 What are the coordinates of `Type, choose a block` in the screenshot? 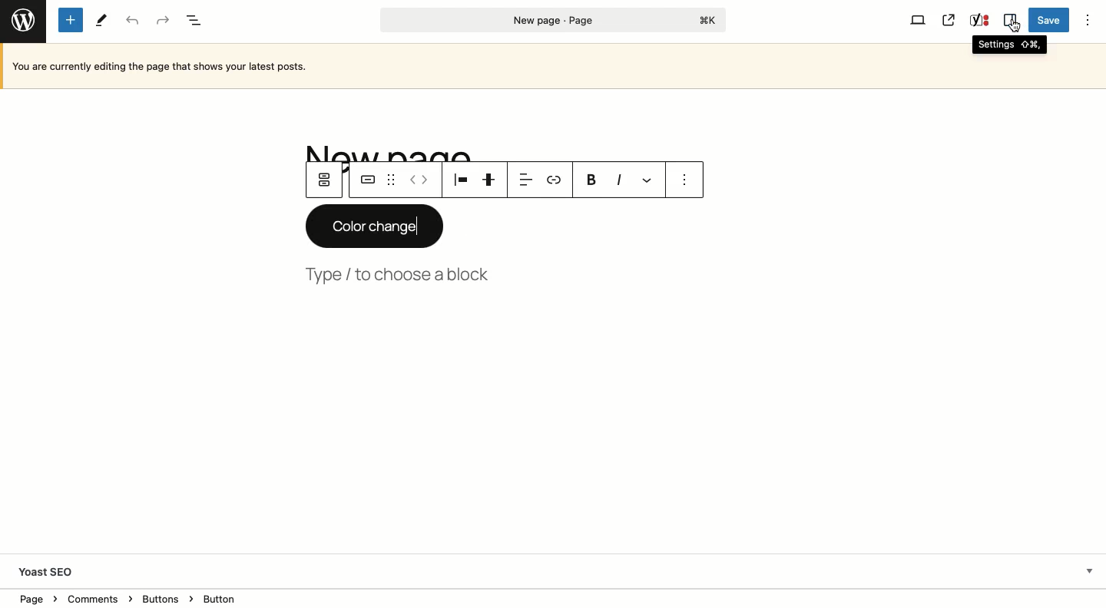 It's located at (401, 275).